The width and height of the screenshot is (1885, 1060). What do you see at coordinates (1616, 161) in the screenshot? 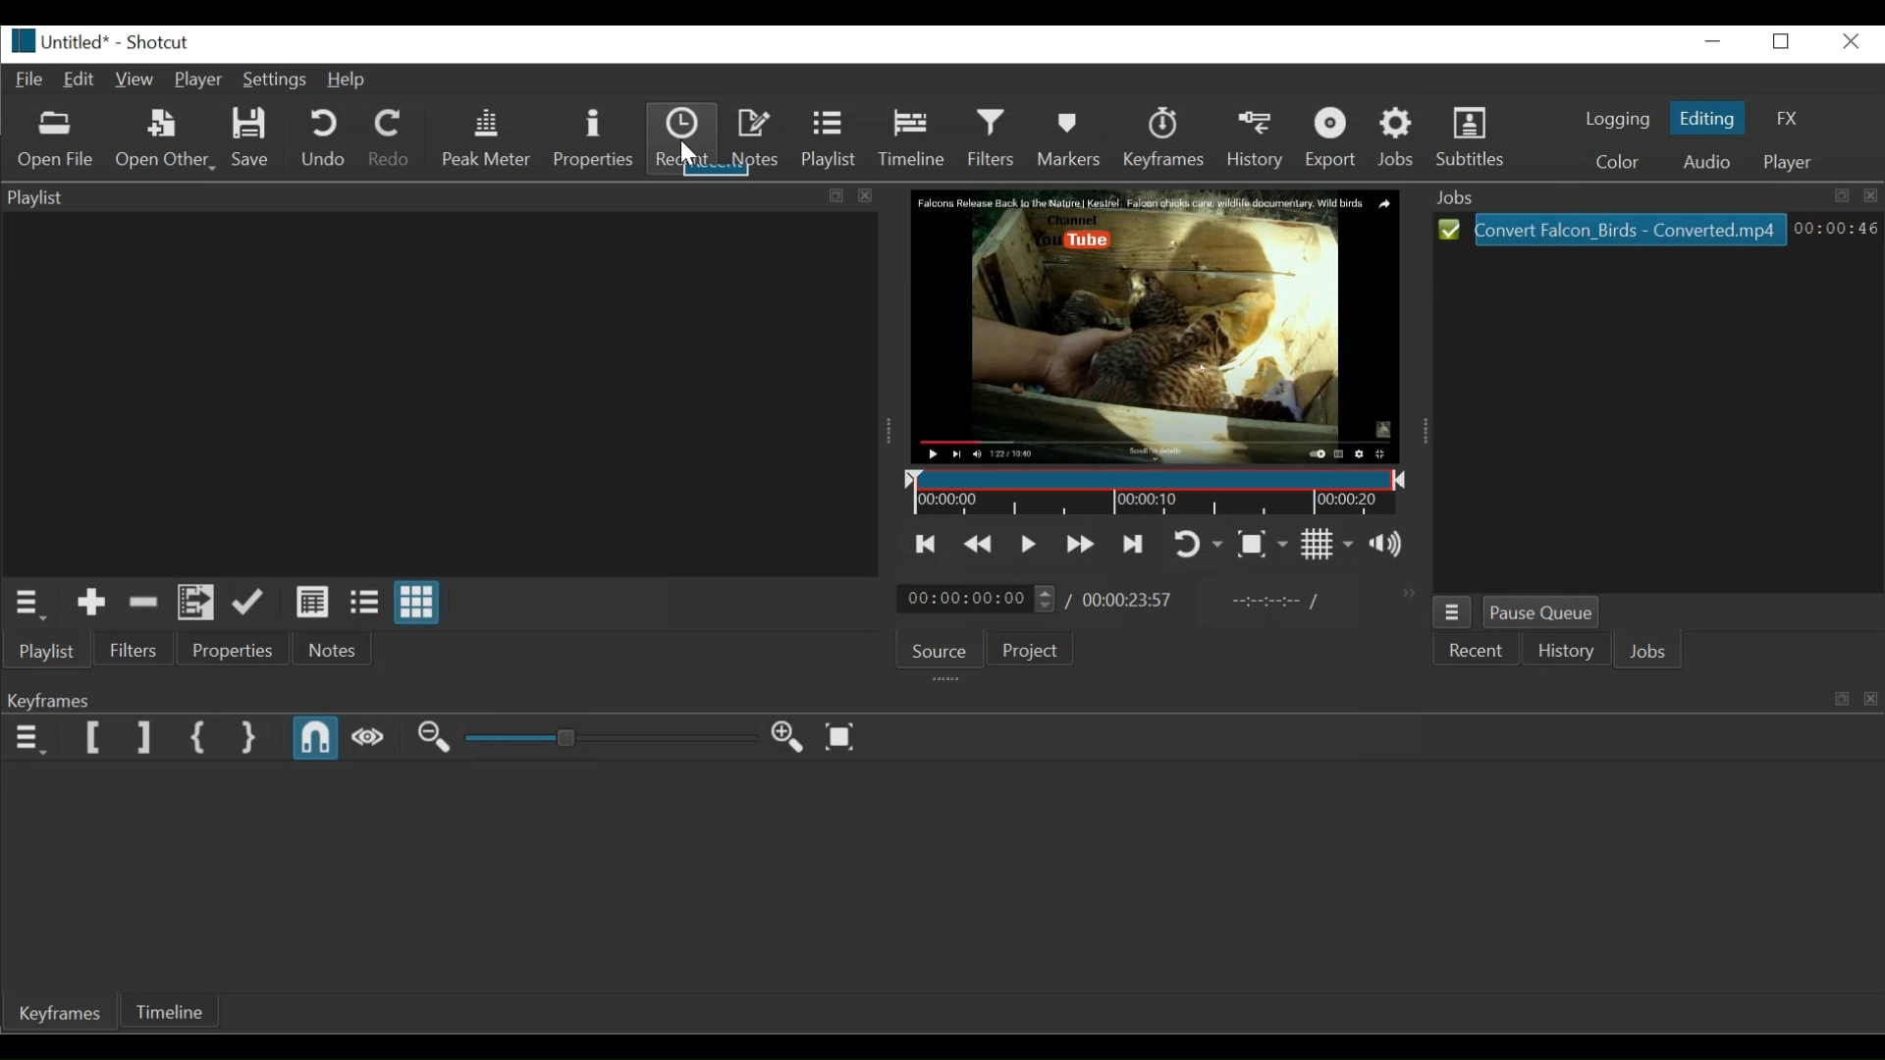
I see `Color` at bounding box center [1616, 161].